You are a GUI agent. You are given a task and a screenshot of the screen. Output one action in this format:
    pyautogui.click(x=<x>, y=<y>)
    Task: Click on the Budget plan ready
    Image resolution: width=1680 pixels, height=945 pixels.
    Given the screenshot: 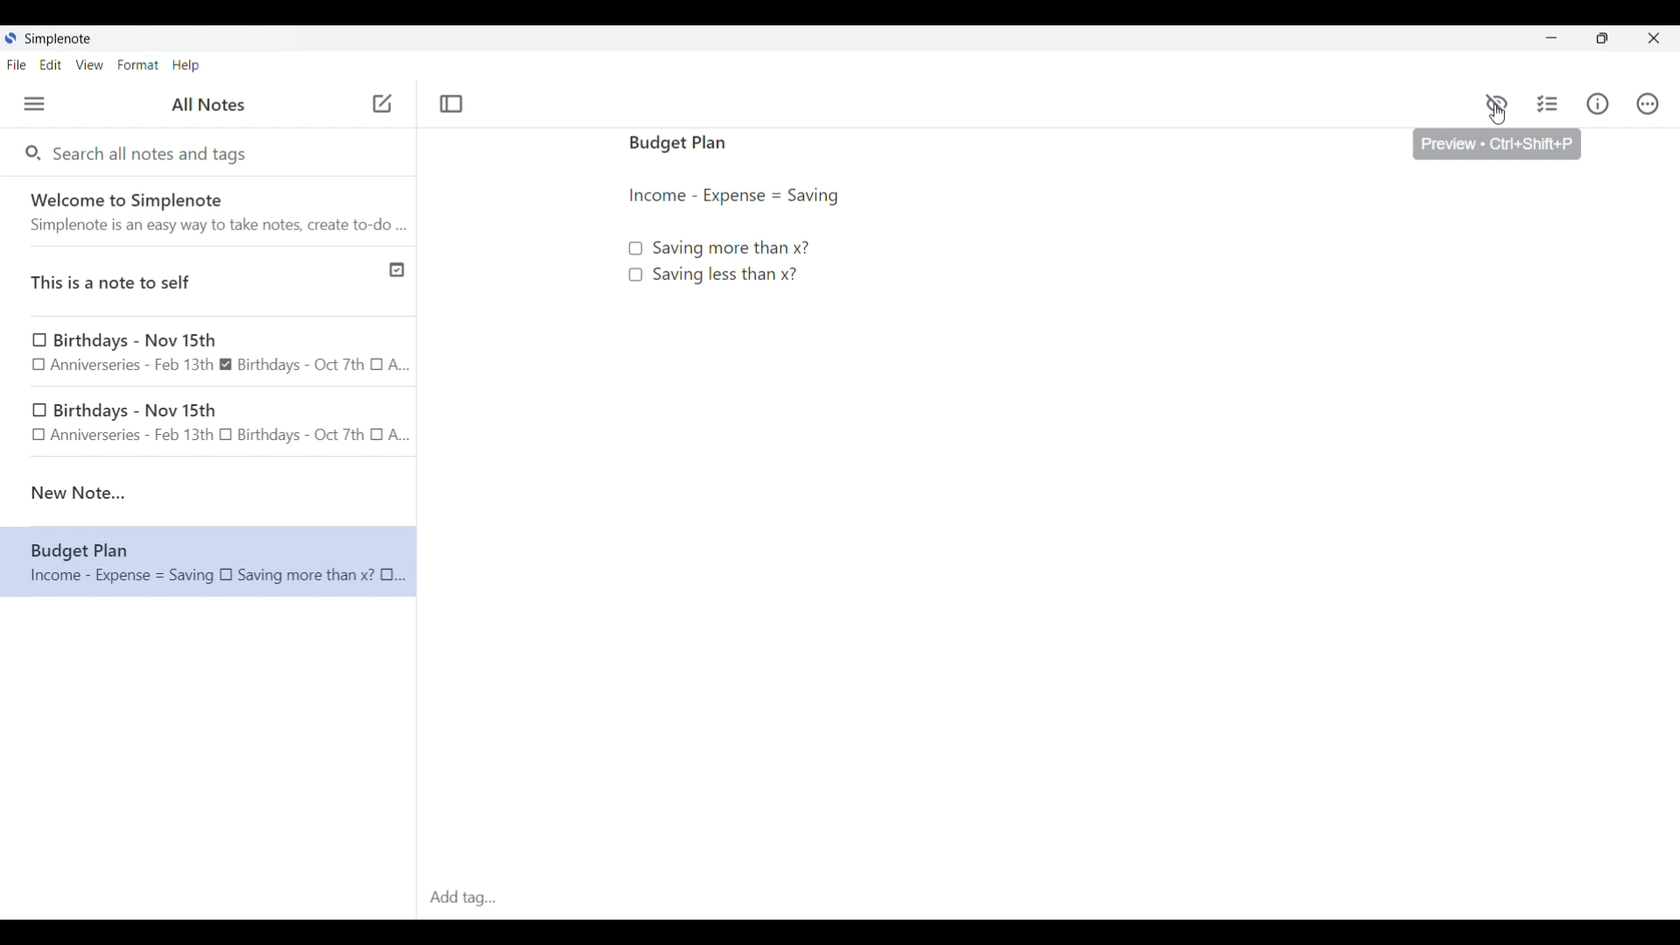 What is the action you would take?
    pyautogui.click(x=921, y=365)
    